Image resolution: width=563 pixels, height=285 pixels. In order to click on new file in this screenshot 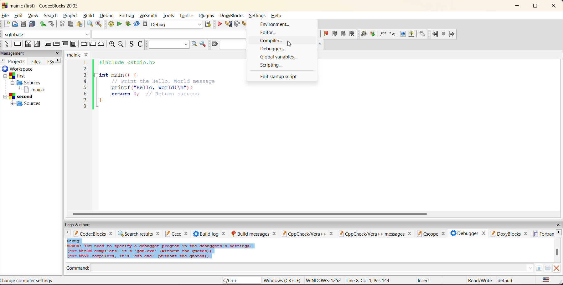, I will do `click(7, 24)`.